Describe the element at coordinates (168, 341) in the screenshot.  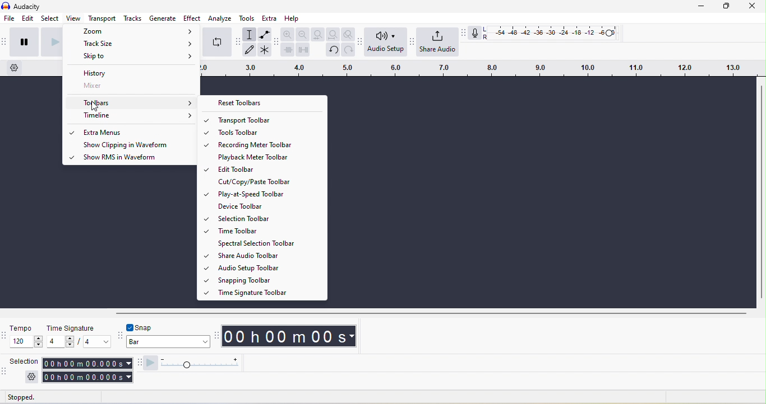
I see `select snapping` at that location.